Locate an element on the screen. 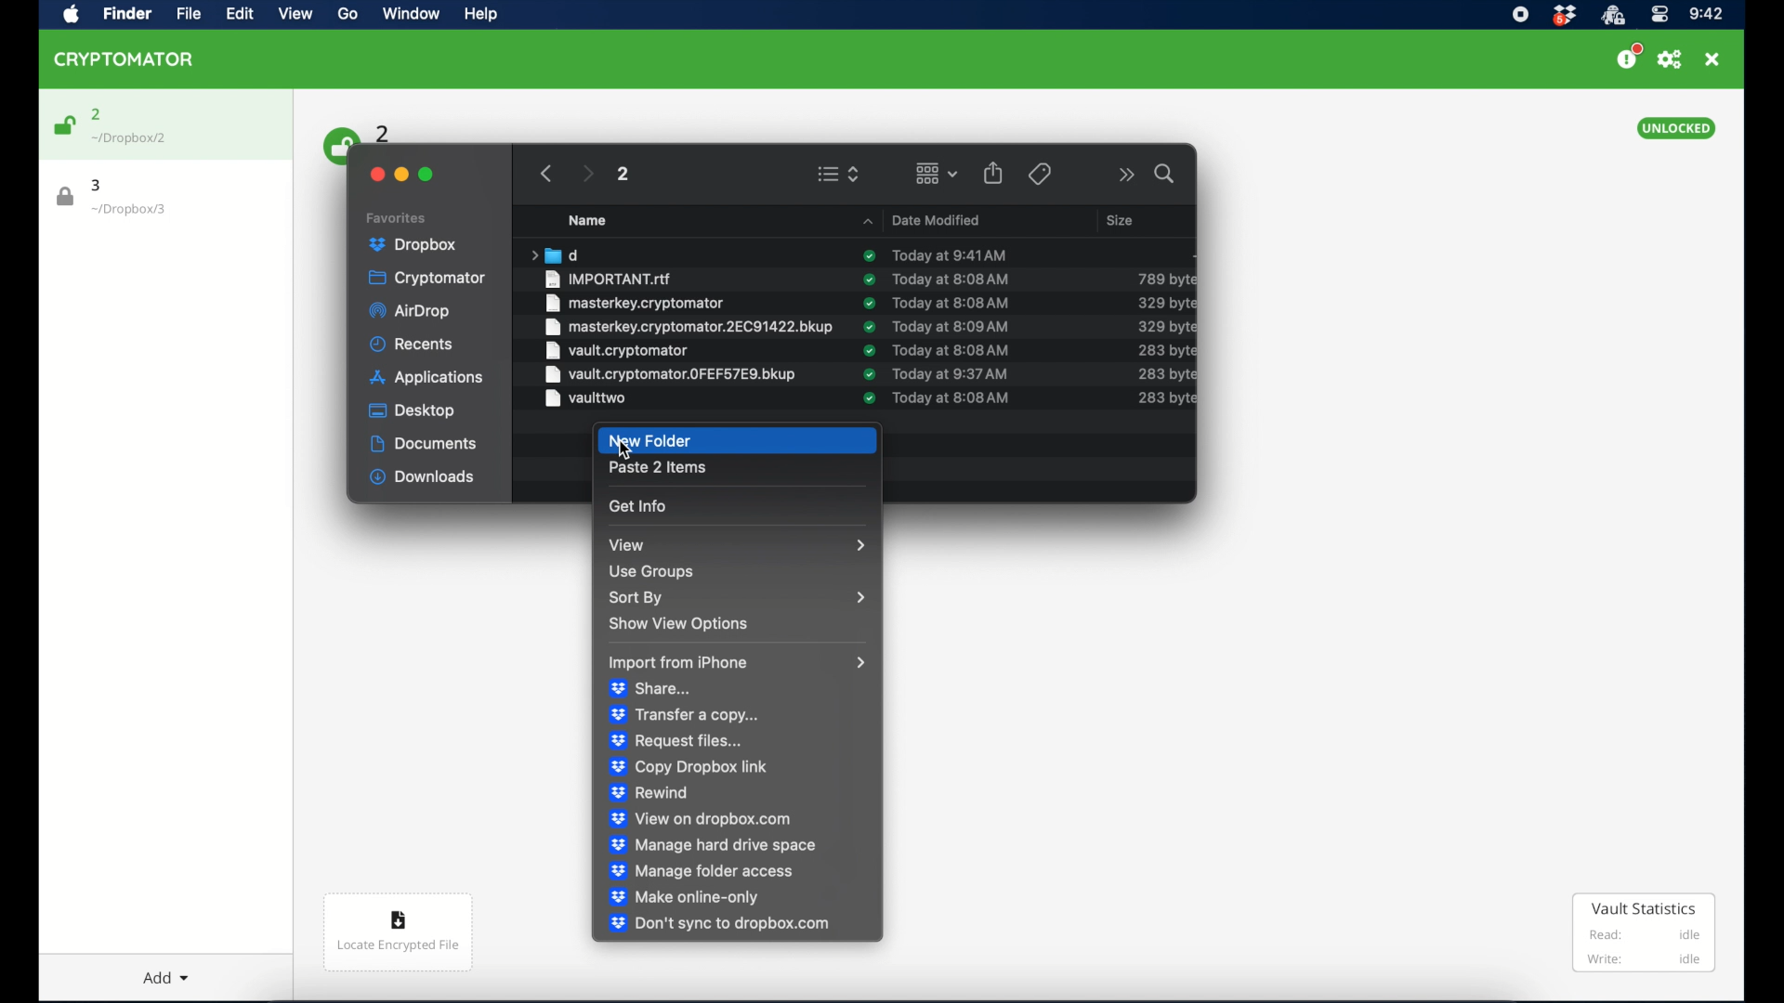 The image size is (1784, 1003). more options is located at coordinates (1127, 175).